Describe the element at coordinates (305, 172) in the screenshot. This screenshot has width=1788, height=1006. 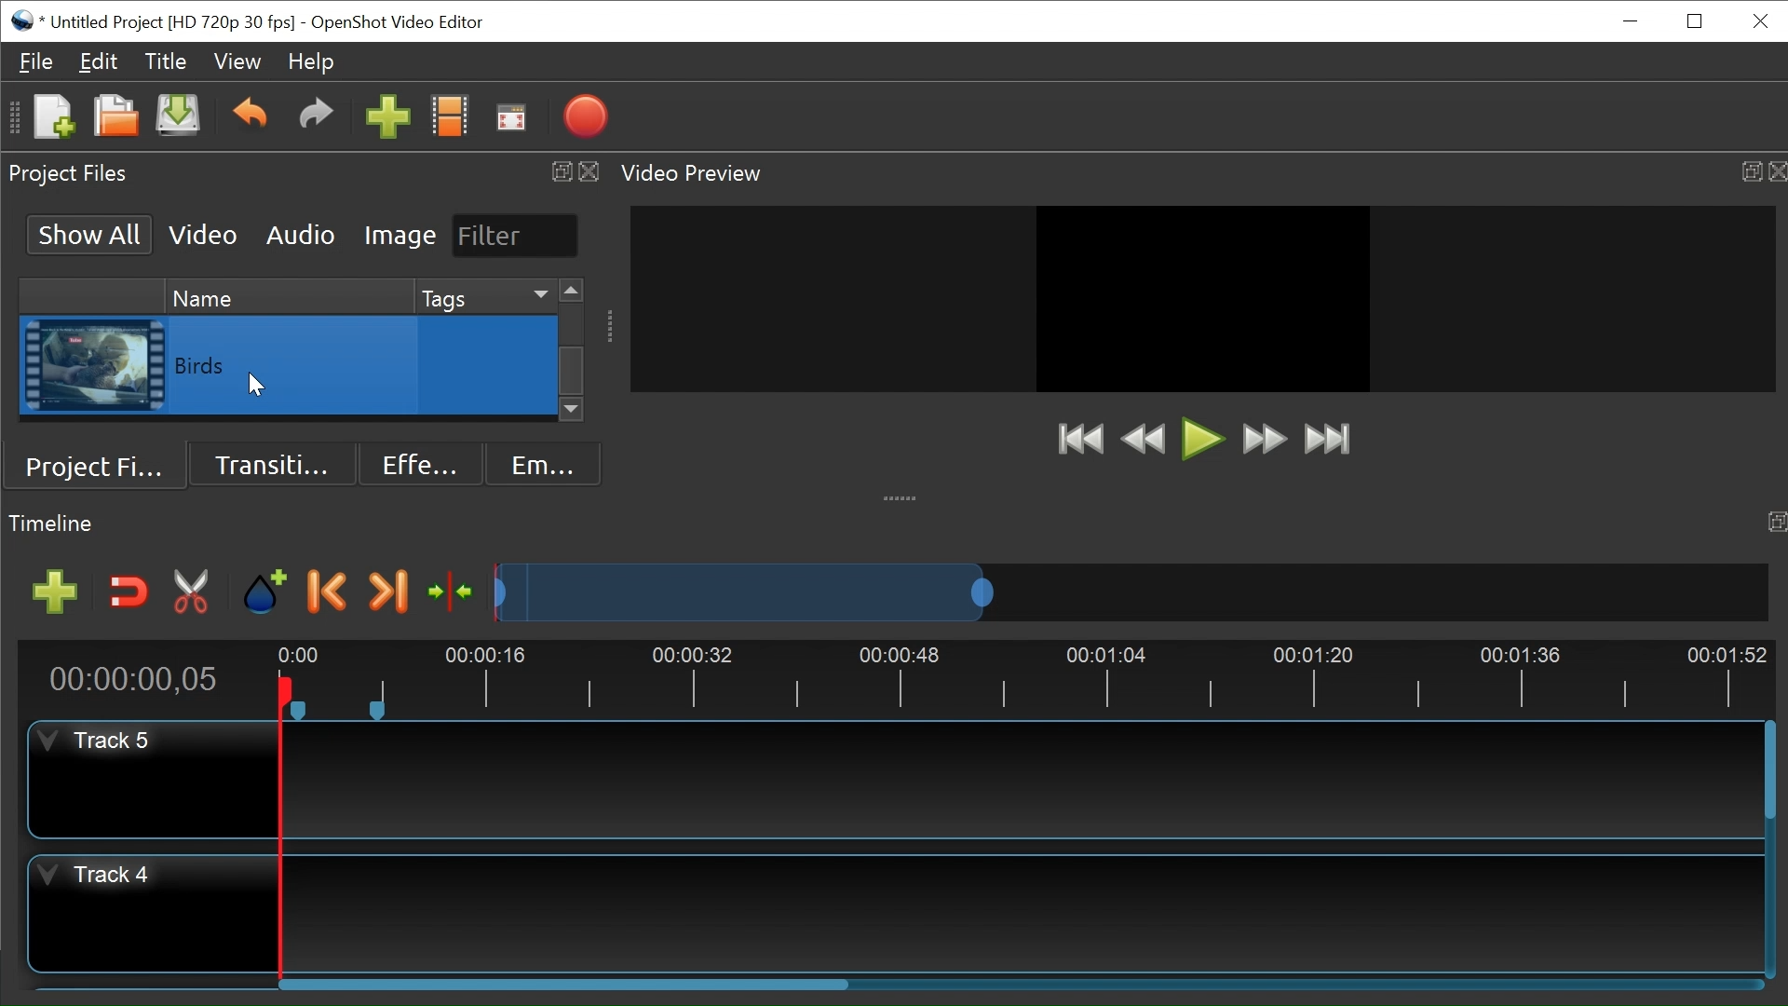
I see `Project Files` at that location.